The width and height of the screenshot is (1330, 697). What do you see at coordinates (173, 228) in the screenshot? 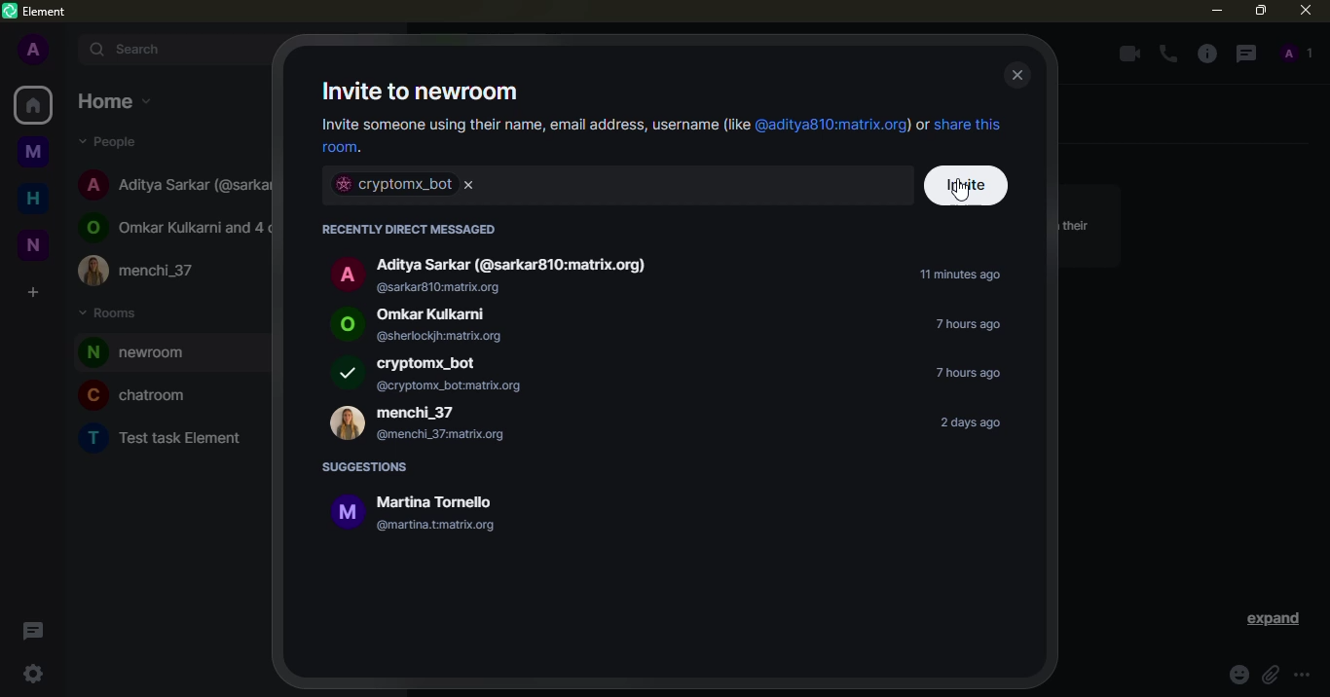
I see `Omkar Kulkarni and 4 others` at bounding box center [173, 228].